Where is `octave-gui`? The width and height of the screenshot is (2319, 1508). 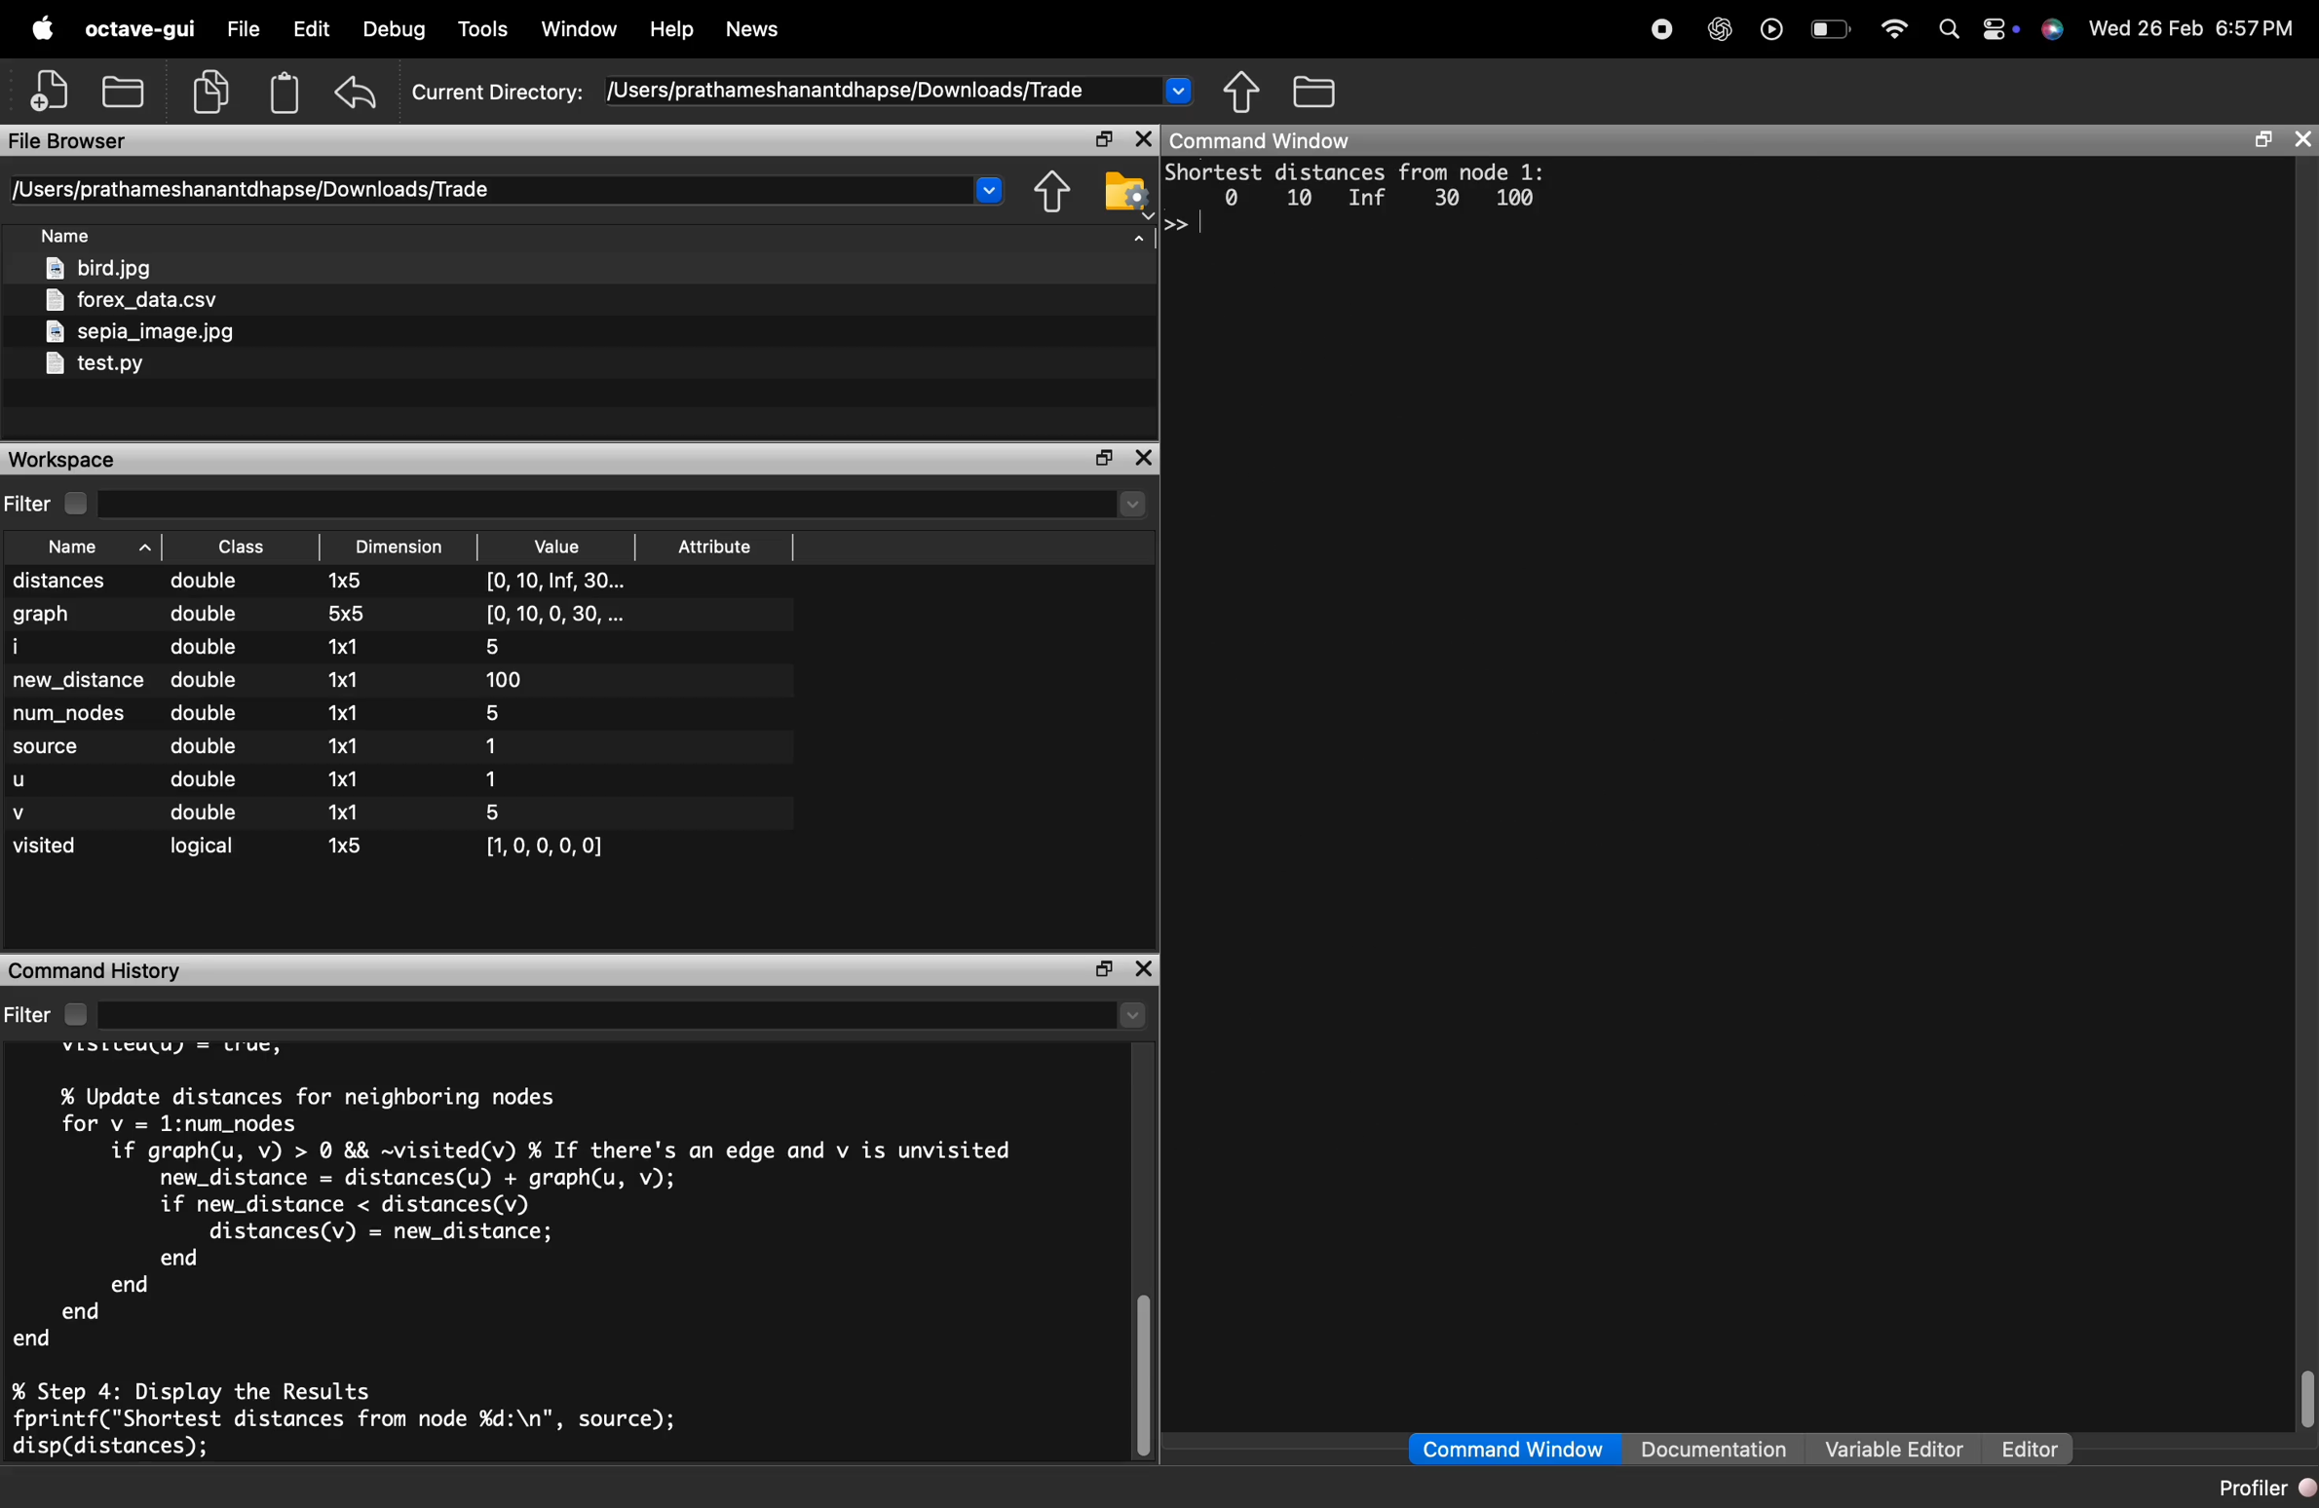 octave-gui is located at coordinates (140, 29).